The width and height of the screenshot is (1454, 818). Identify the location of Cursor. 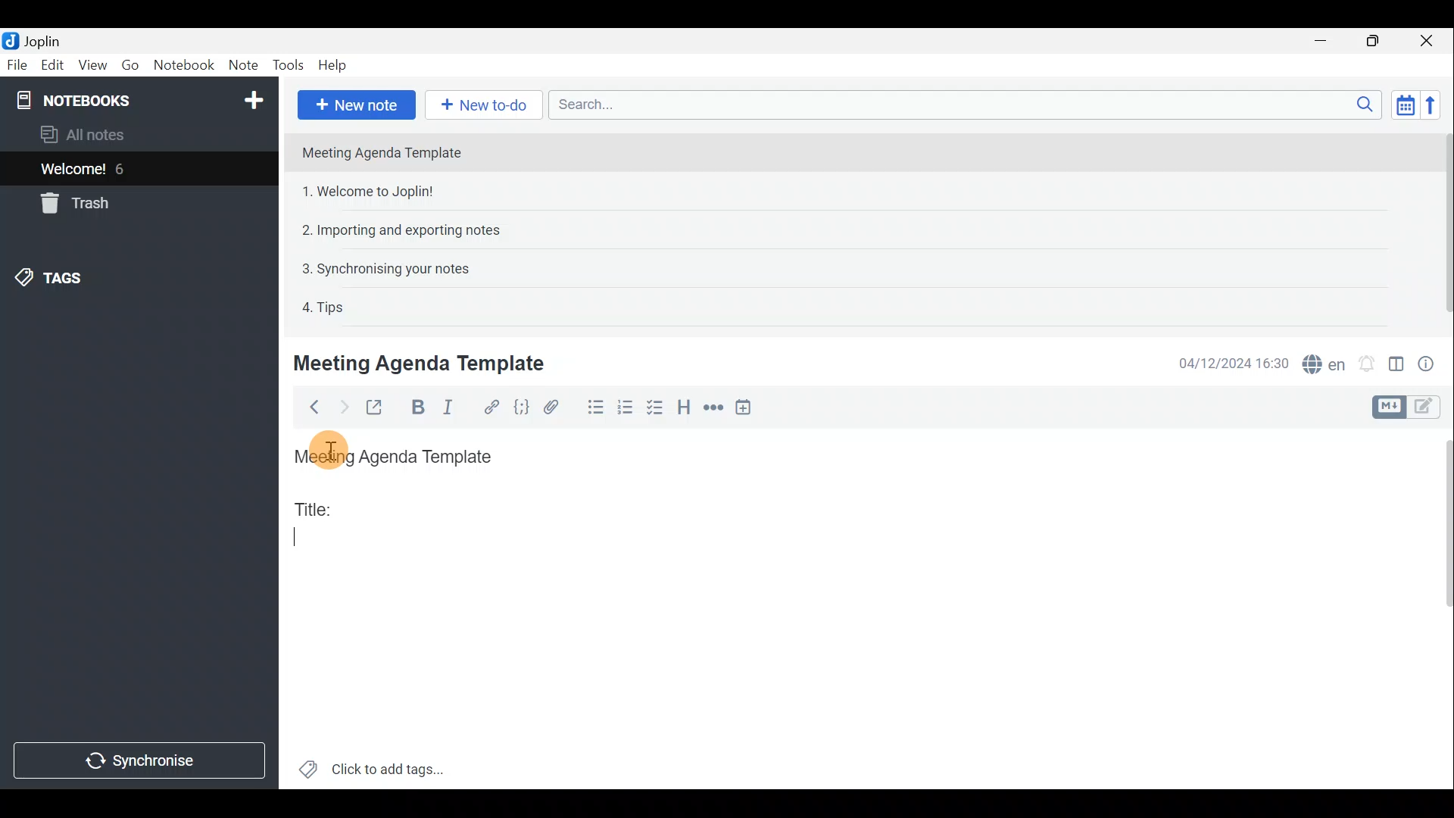
(311, 539).